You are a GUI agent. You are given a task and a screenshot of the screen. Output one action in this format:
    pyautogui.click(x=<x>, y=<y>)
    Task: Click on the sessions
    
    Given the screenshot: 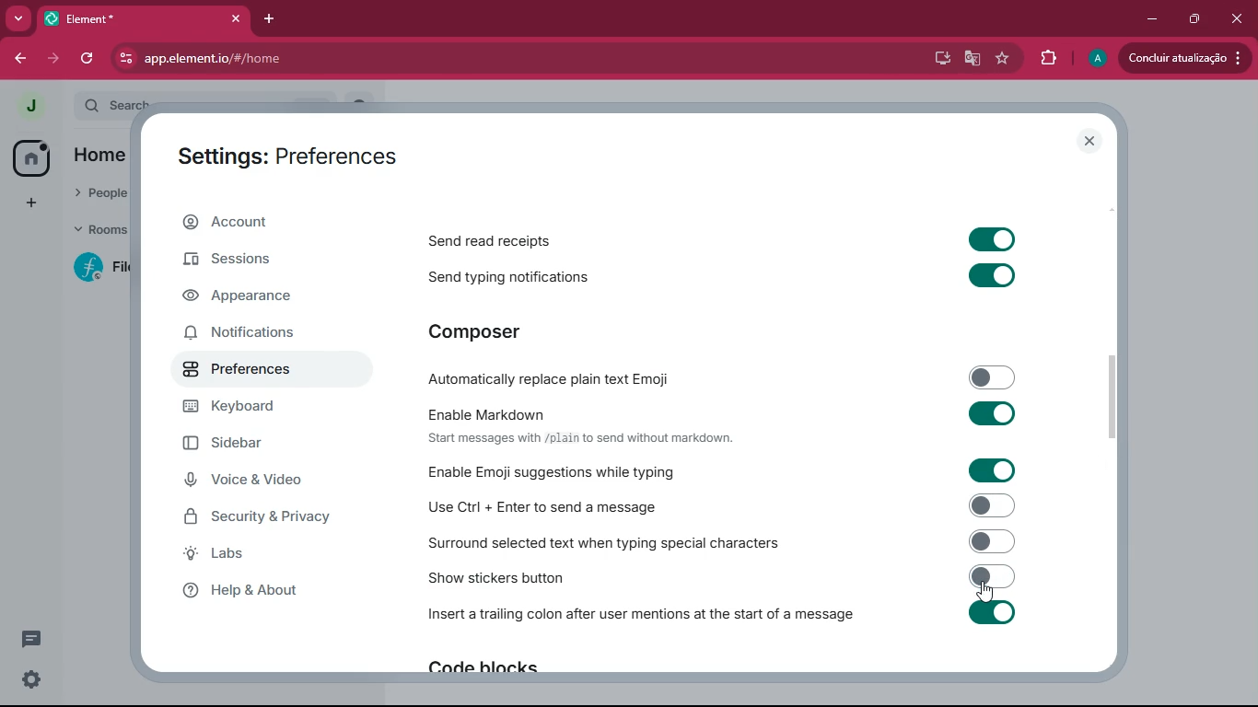 What is the action you would take?
    pyautogui.click(x=262, y=261)
    